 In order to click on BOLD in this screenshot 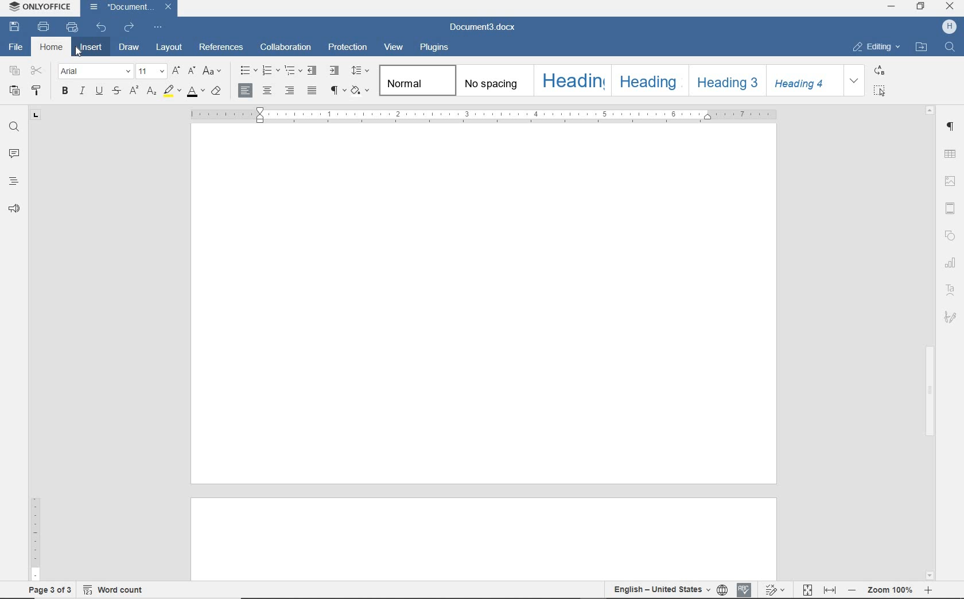, I will do `click(65, 92)`.